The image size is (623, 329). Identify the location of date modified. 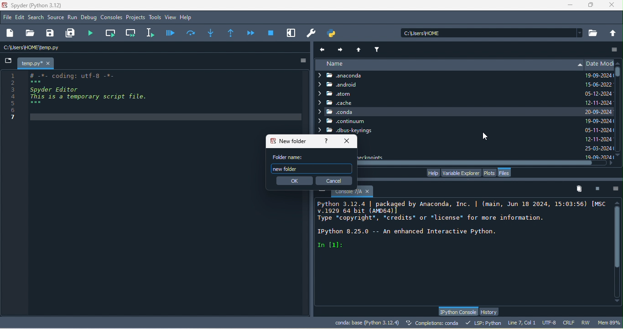
(599, 109).